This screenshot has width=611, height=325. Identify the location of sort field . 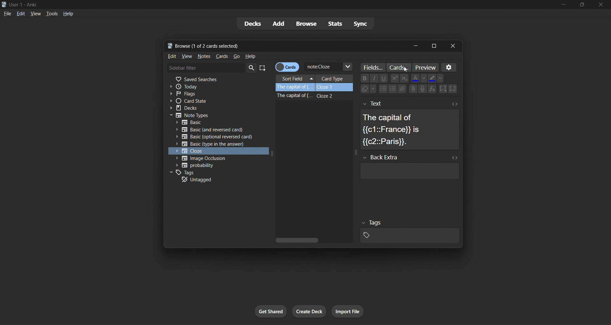
(295, 79).